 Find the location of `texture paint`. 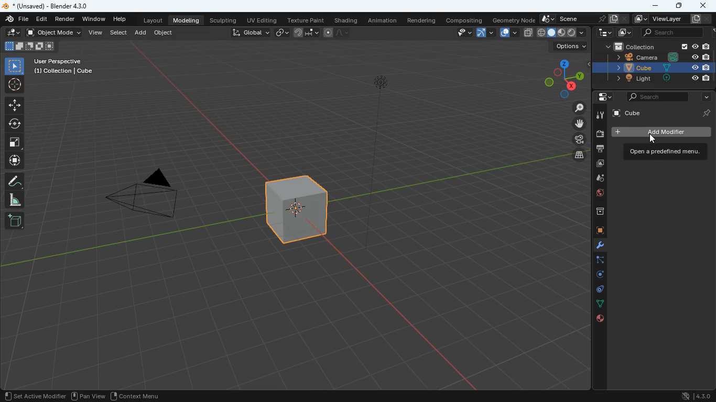

texture paint is located at coordinates (305, 19).